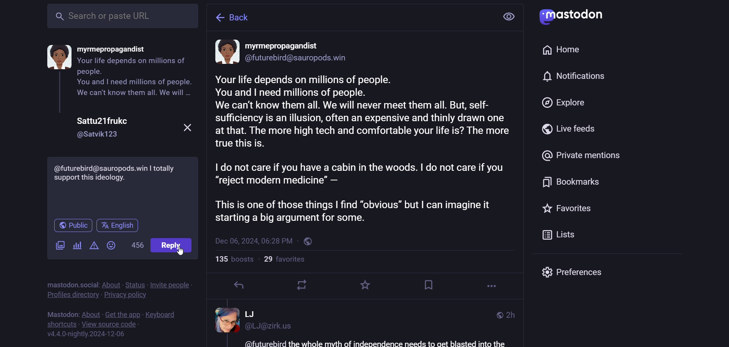 The height and width of the screenshot is (347, 729). I want to click on mastodon, so click(573, 16).